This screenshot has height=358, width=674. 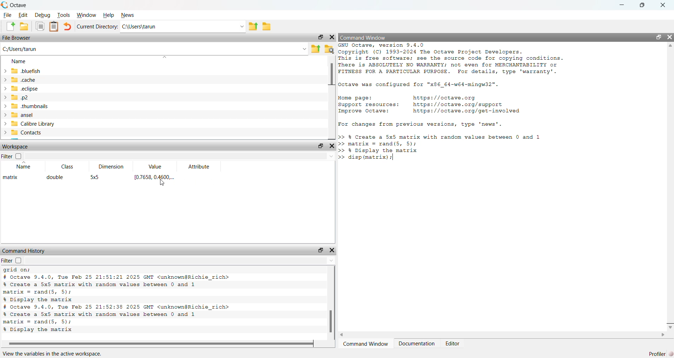 I want to click on copy, so click(x=40, y=26).